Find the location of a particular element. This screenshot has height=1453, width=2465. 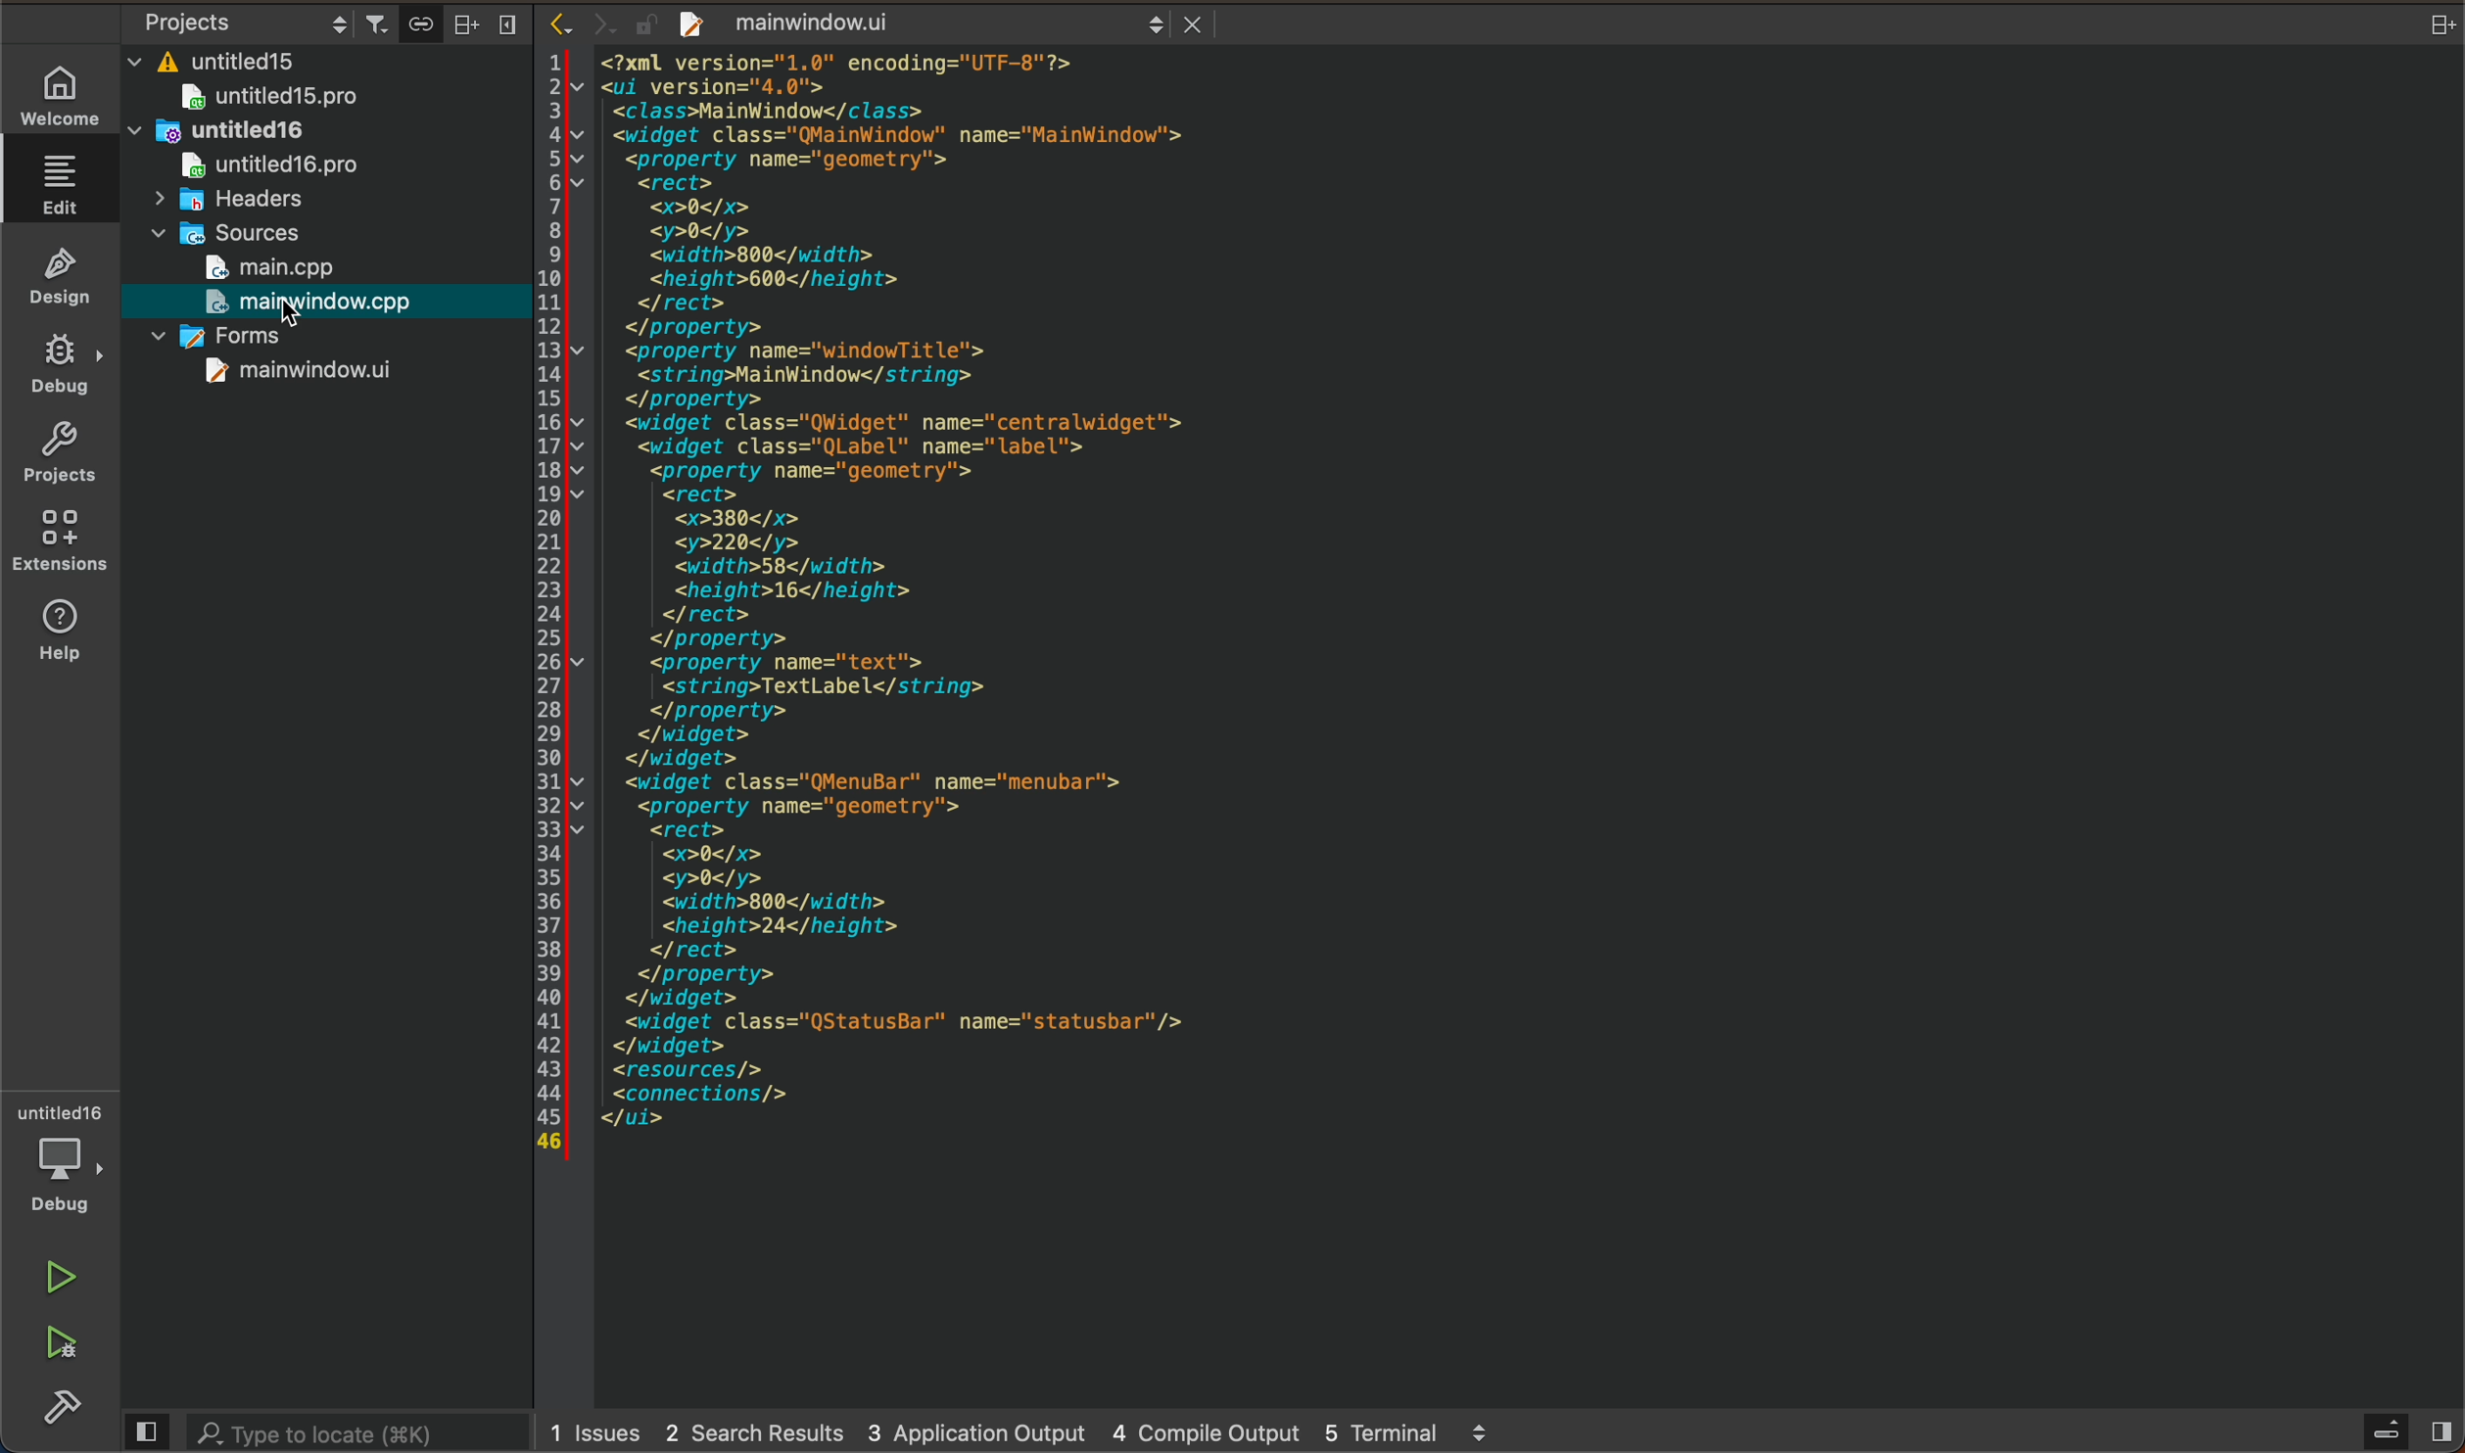

Back is located at coordinates (559, 22).